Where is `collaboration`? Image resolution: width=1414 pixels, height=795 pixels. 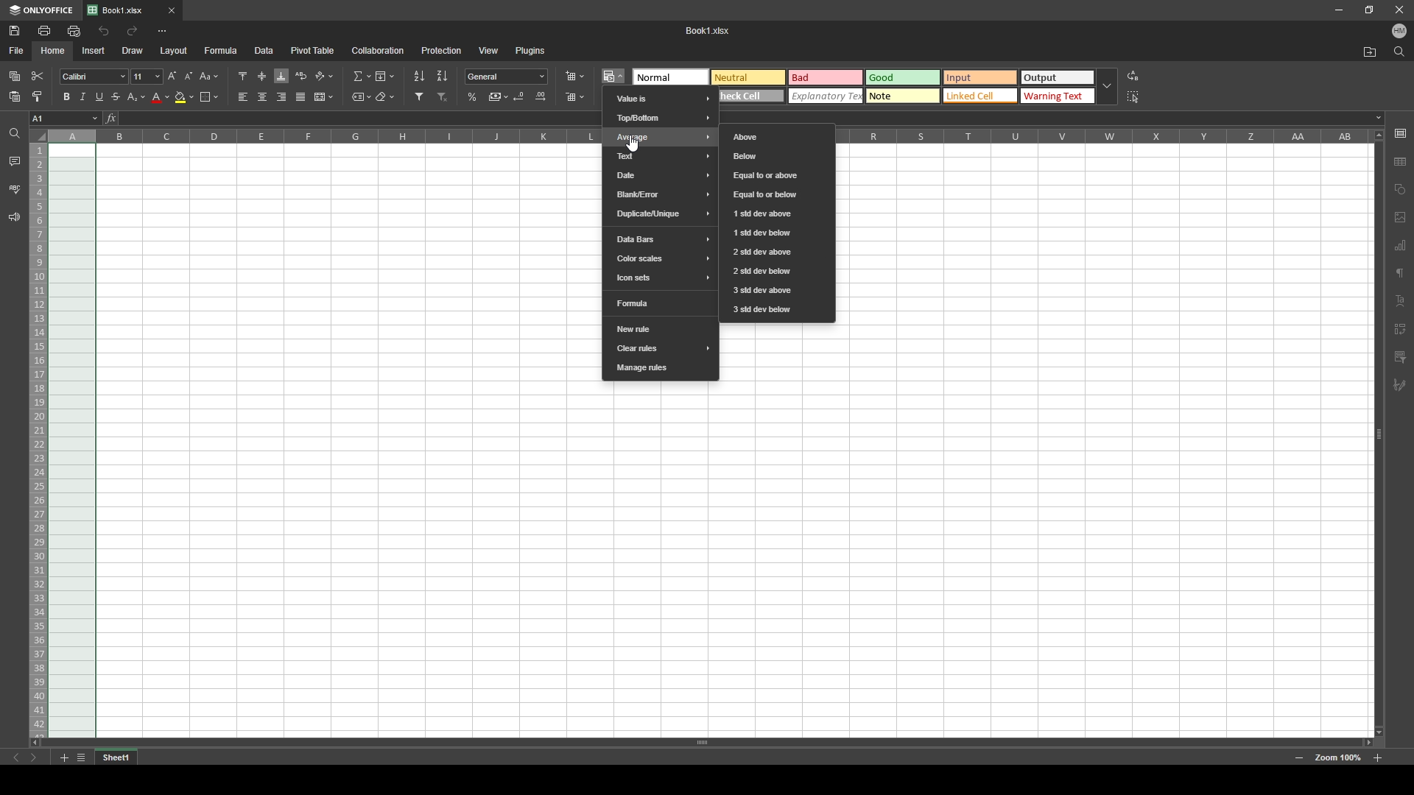
collaboration is located at coordinates (378, 50).